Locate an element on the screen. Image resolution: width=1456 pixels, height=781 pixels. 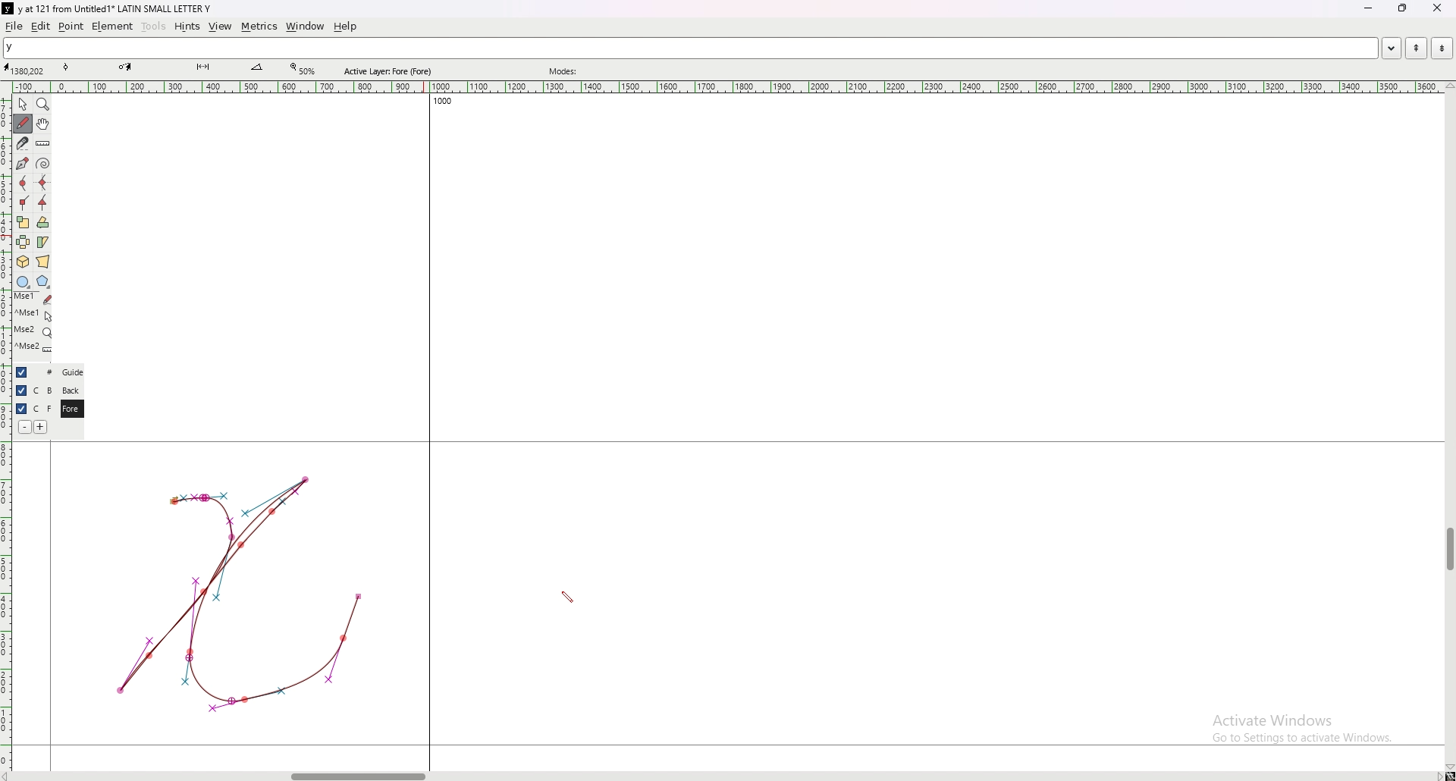
scroll down is located at coordinates (1449, 767).